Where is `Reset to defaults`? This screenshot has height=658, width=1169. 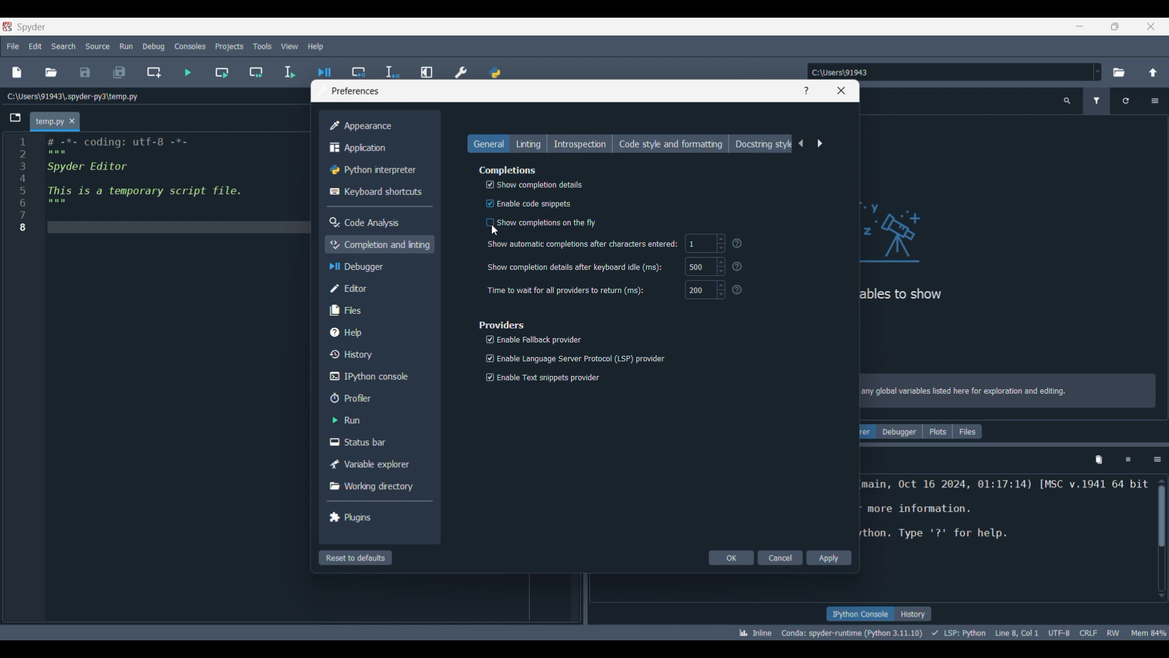 Reset to defaults is located at coordinates (356, 557).